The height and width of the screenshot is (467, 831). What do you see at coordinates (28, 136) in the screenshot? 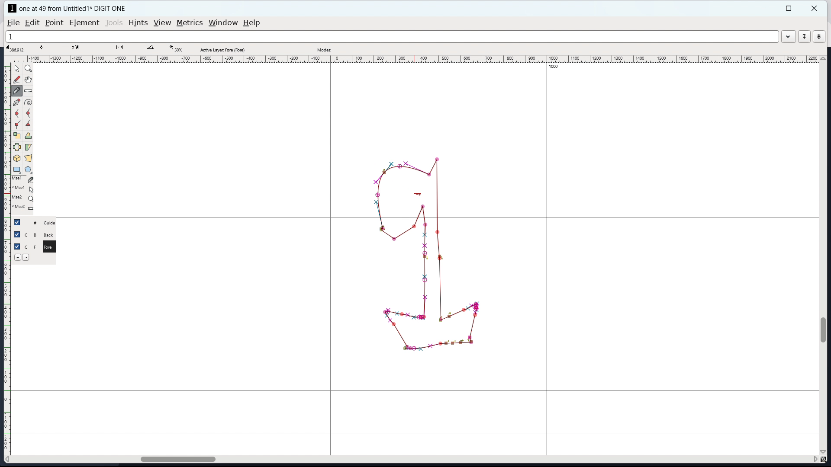
I see `rotate the selection` at bounding box center [28, 136].